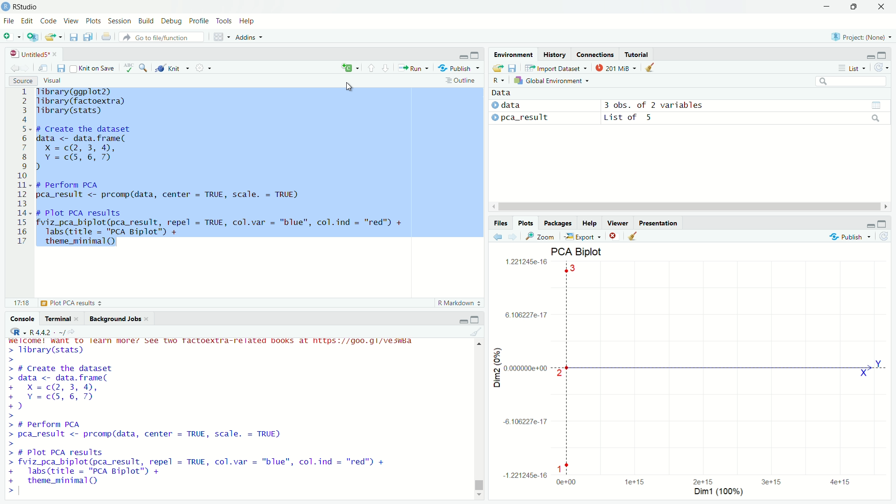 The height and width of the screenshot is (504, 896). What do you see at coordinates (480, 485) in the screenshot?
I see `vertical scrollbar` at bounding box center [480, 485].